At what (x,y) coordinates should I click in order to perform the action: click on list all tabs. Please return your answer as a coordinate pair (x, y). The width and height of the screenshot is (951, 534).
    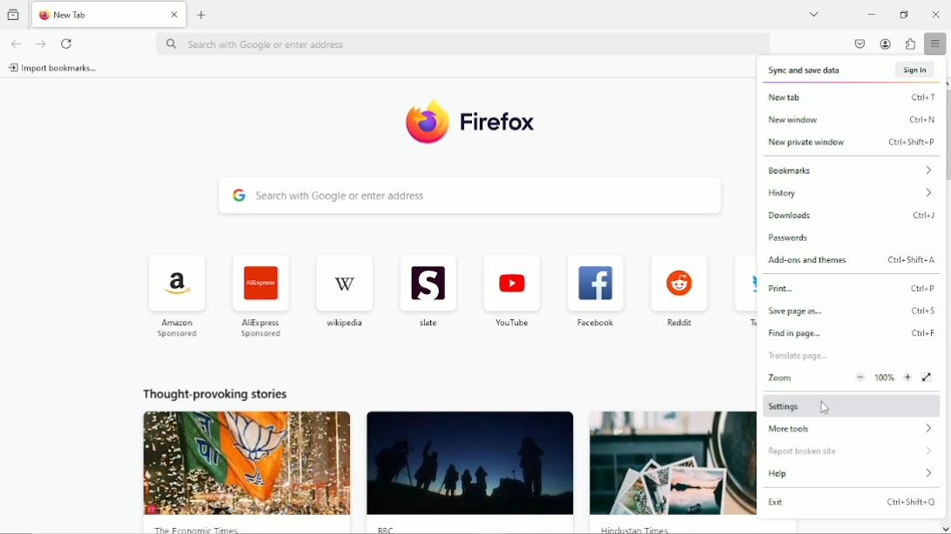
    Looking at the image, I should click on (813, 13).